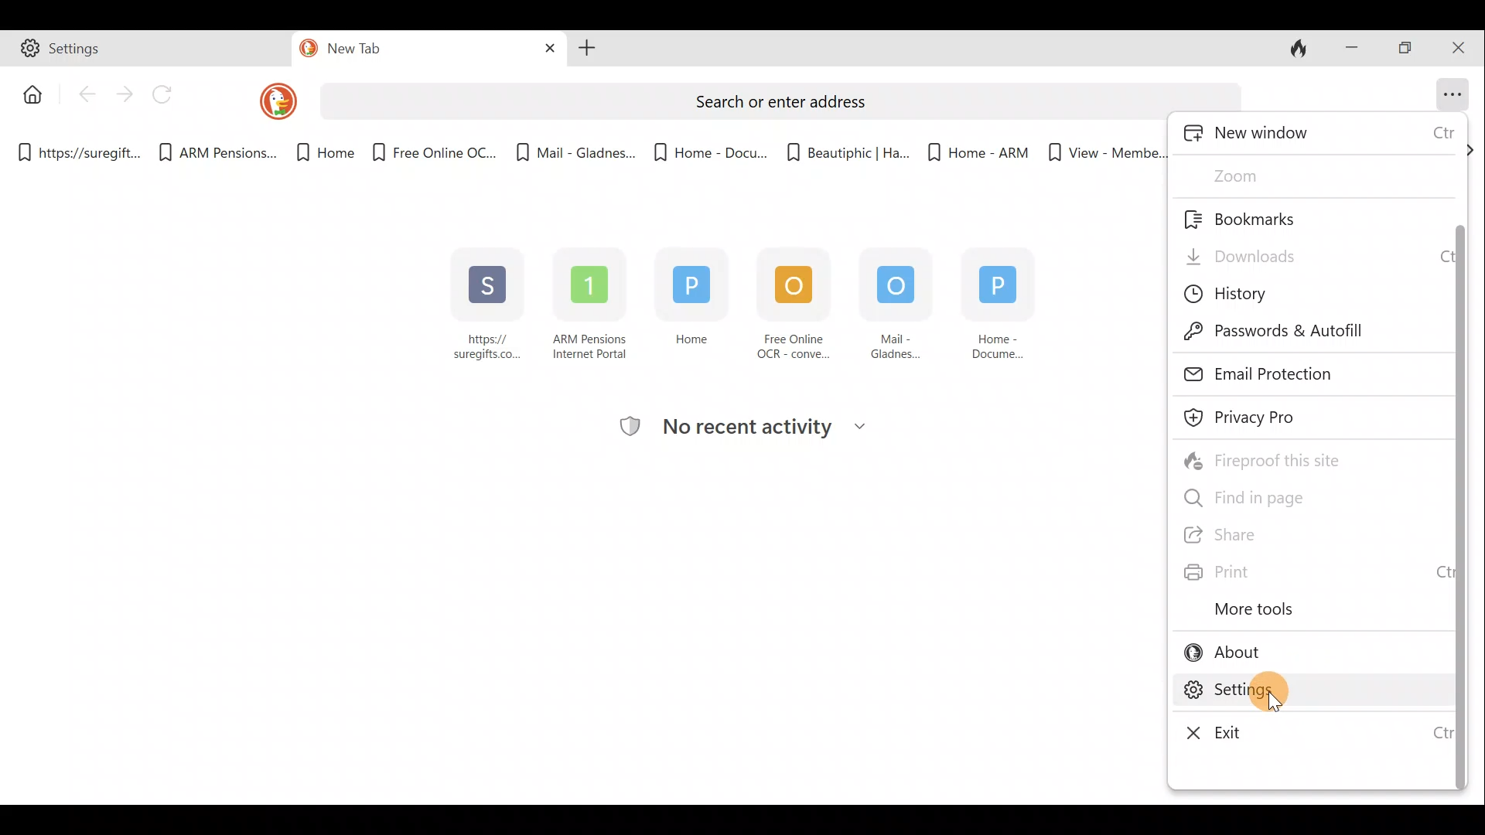 Image resolution: width=1485 pixels, height=835 pixels. What do you see at coordinates (489, 302) in the screenshot?
I see `https:// suregifts.com` at bounding box center [489, 302].